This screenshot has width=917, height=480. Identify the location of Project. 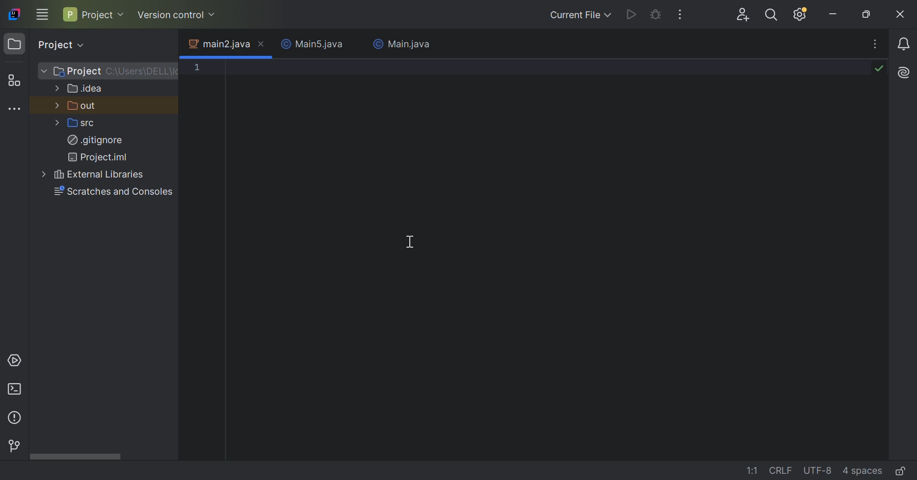
(94, 13).